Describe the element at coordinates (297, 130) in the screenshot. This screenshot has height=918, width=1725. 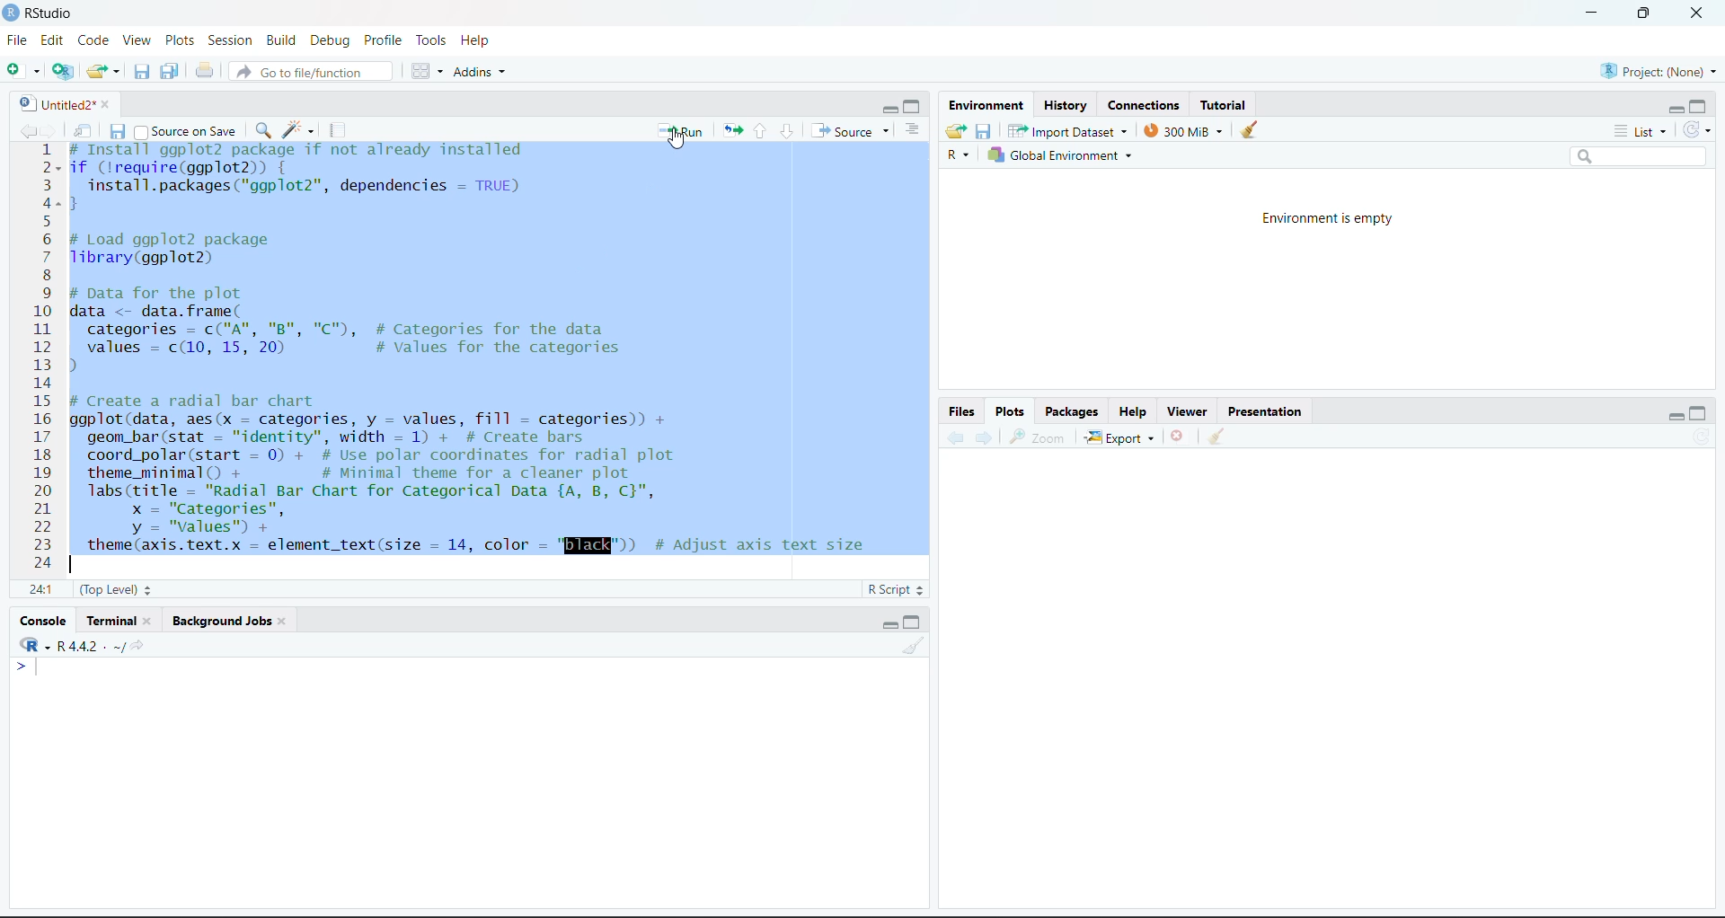
I see `code tools` at that location.